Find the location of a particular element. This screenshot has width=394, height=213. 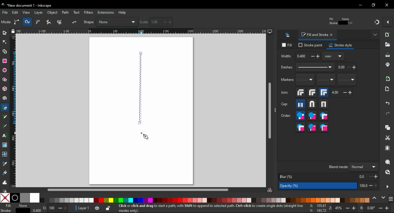

deselect is located at coordinates (28, 22).